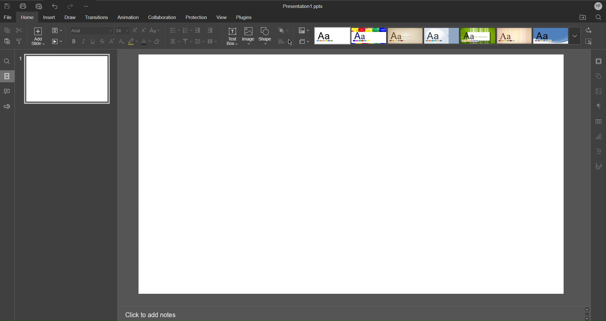 The width and height of the screenshot is (606, 321). What do you see at coordinates (580, 18) in the screenshot?
I see `Open File Location` at bounding box center [580, 18].